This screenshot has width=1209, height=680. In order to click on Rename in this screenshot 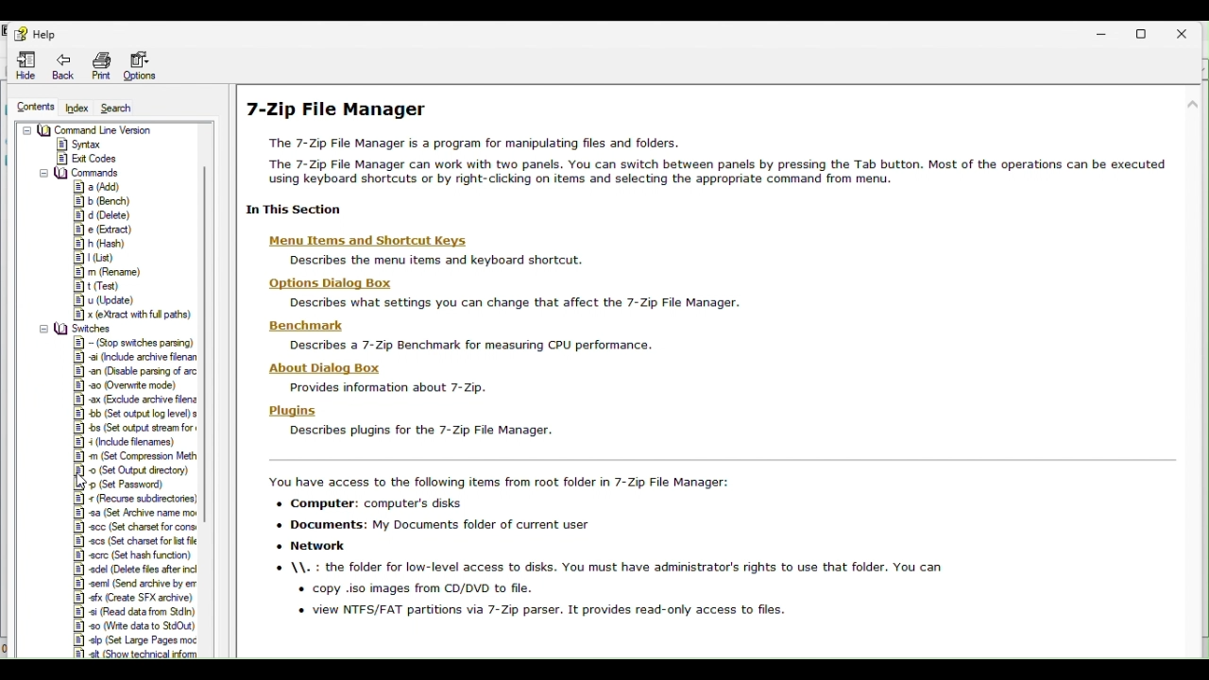, I will do `click(109, 274)`.